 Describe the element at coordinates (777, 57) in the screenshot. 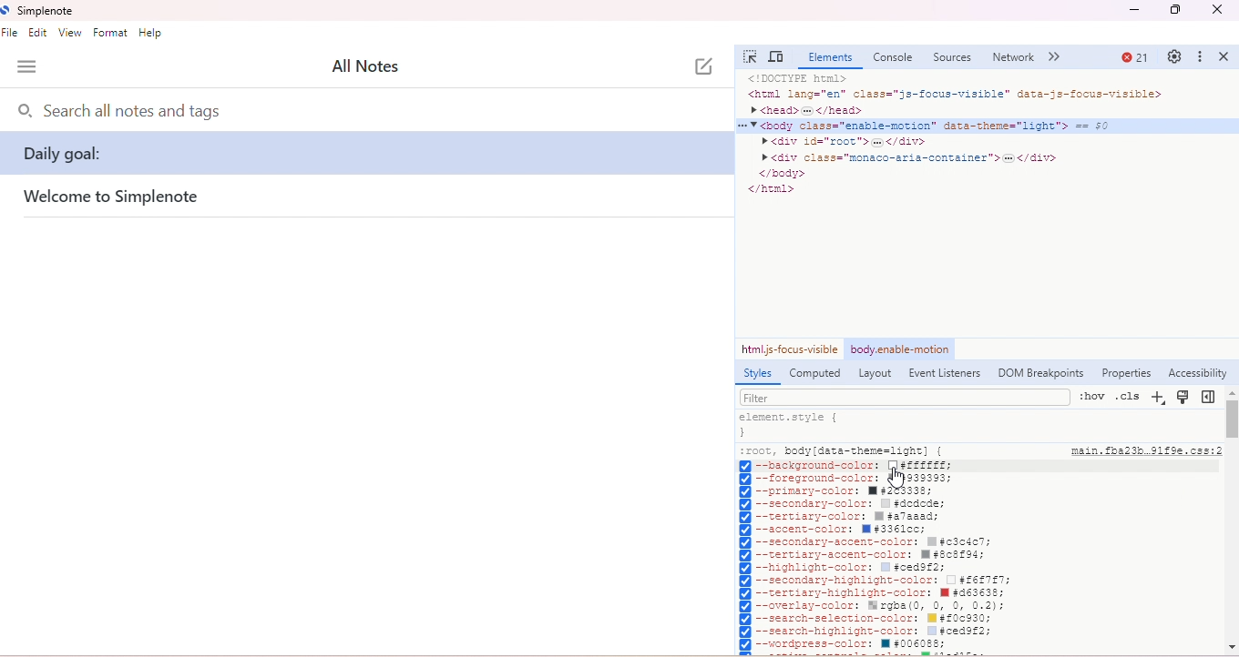

I see `toggle device toolbar` at that location.